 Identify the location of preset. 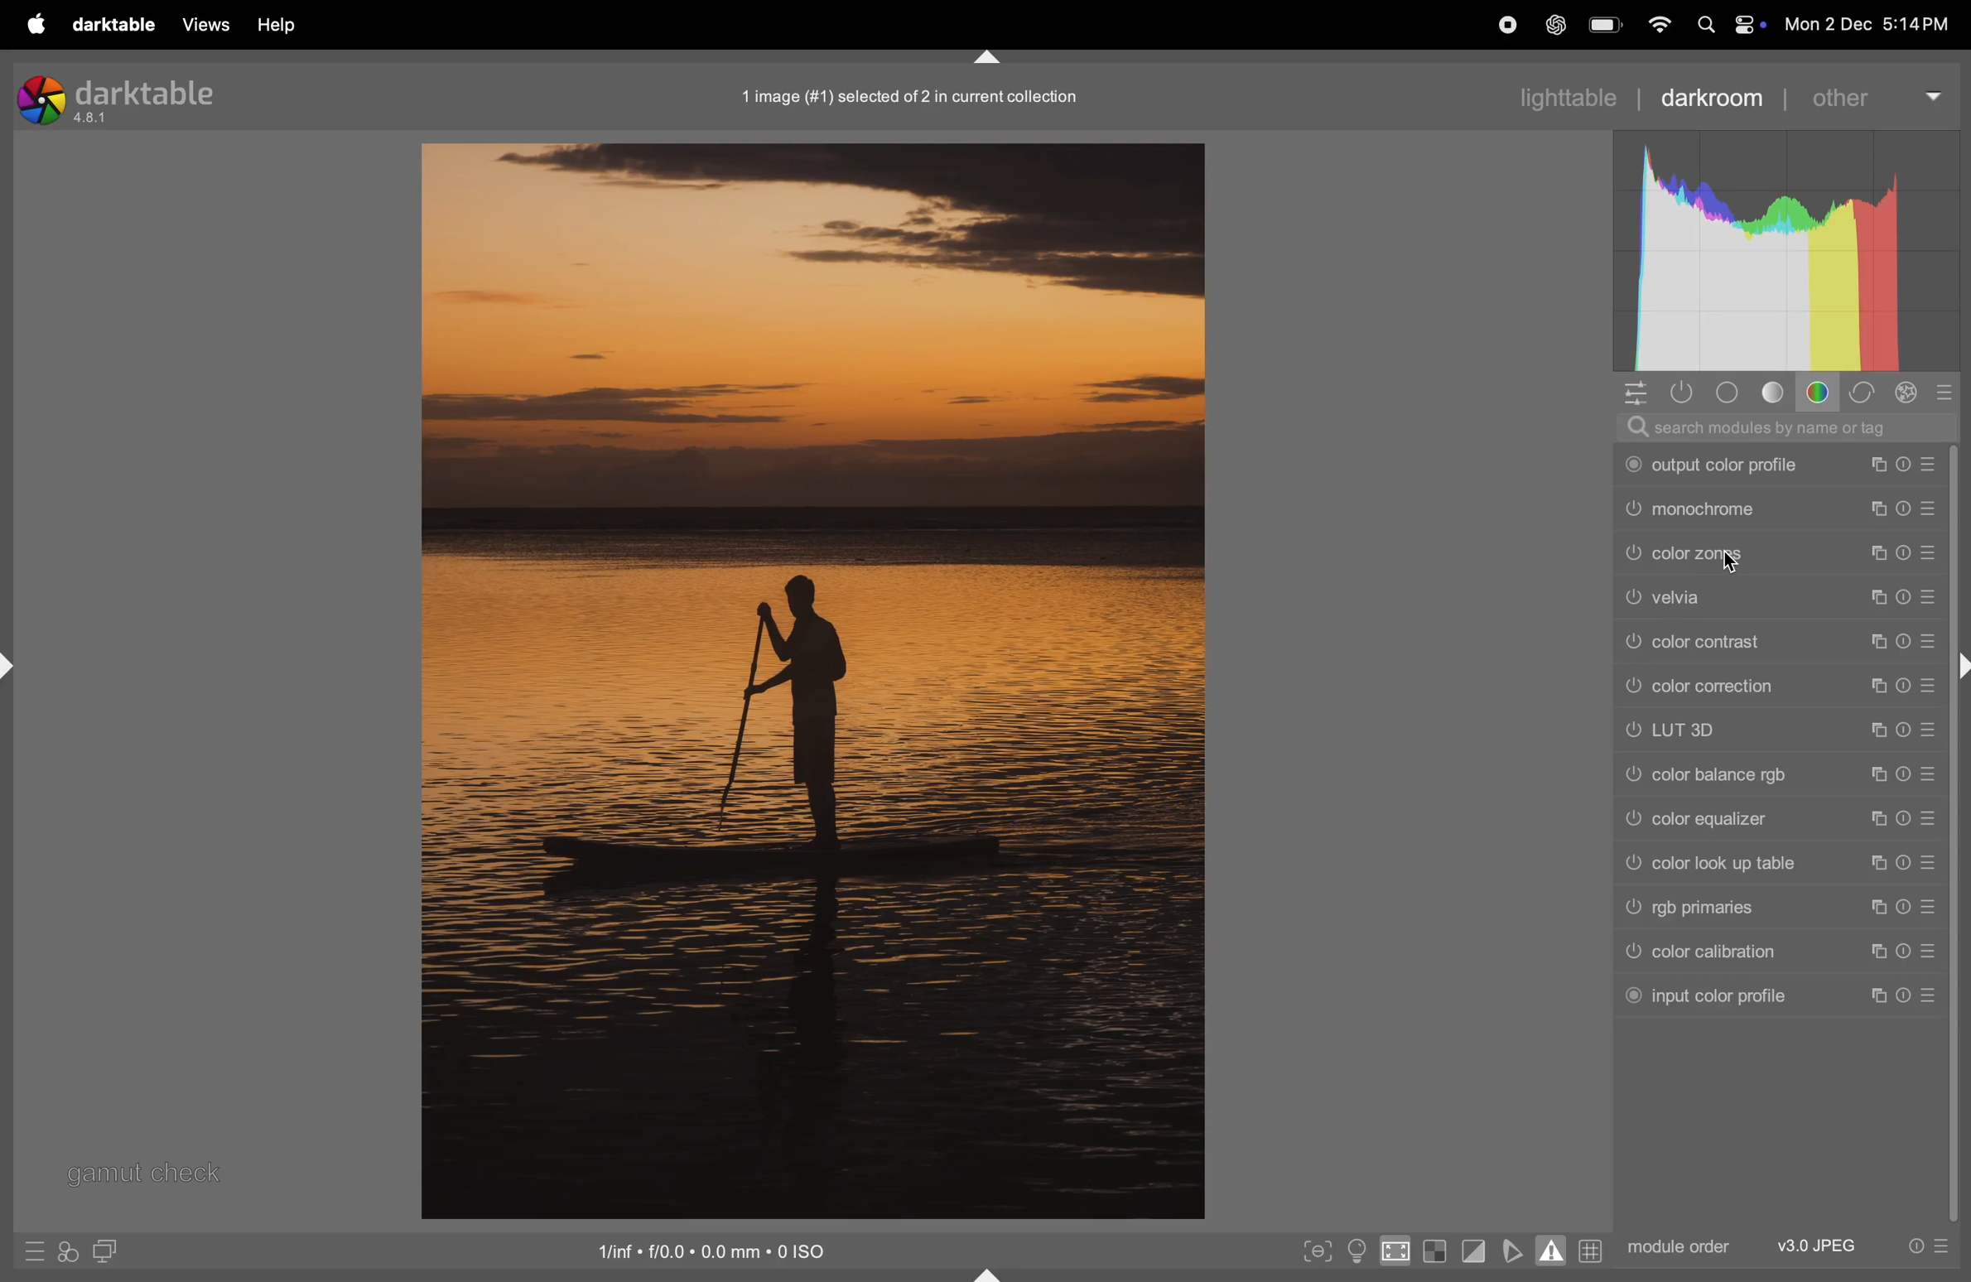
(1928, 684).